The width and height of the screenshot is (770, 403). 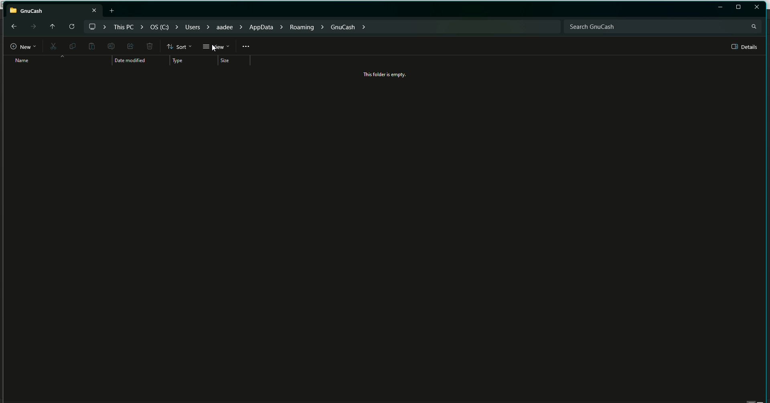 What do you see at coordinates (110, 46) in the screenshot?
I see `Edit` at bounding box center [110, 46].